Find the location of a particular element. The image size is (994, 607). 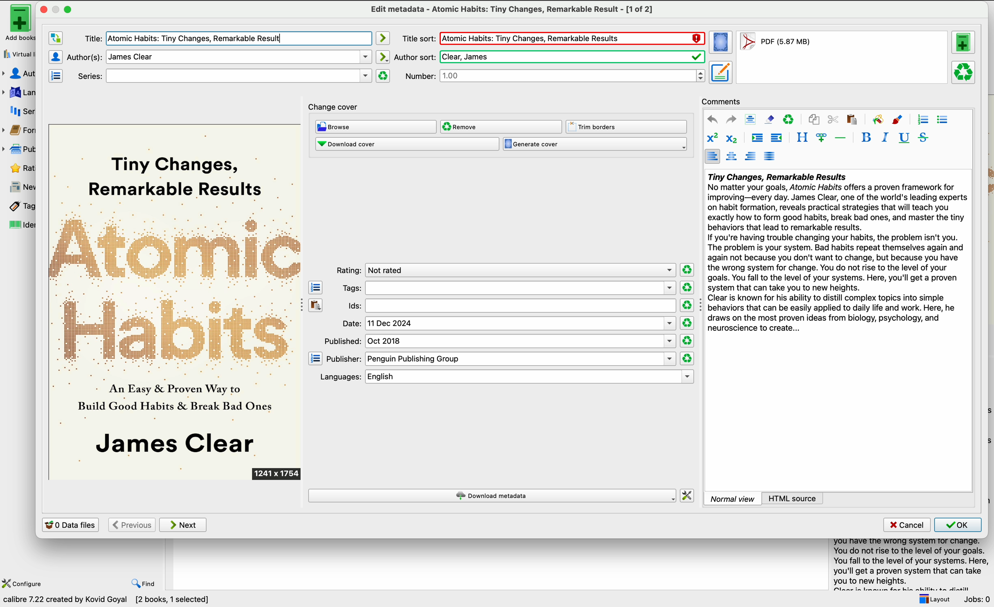

unordered list is located at coordinates (943, 120).